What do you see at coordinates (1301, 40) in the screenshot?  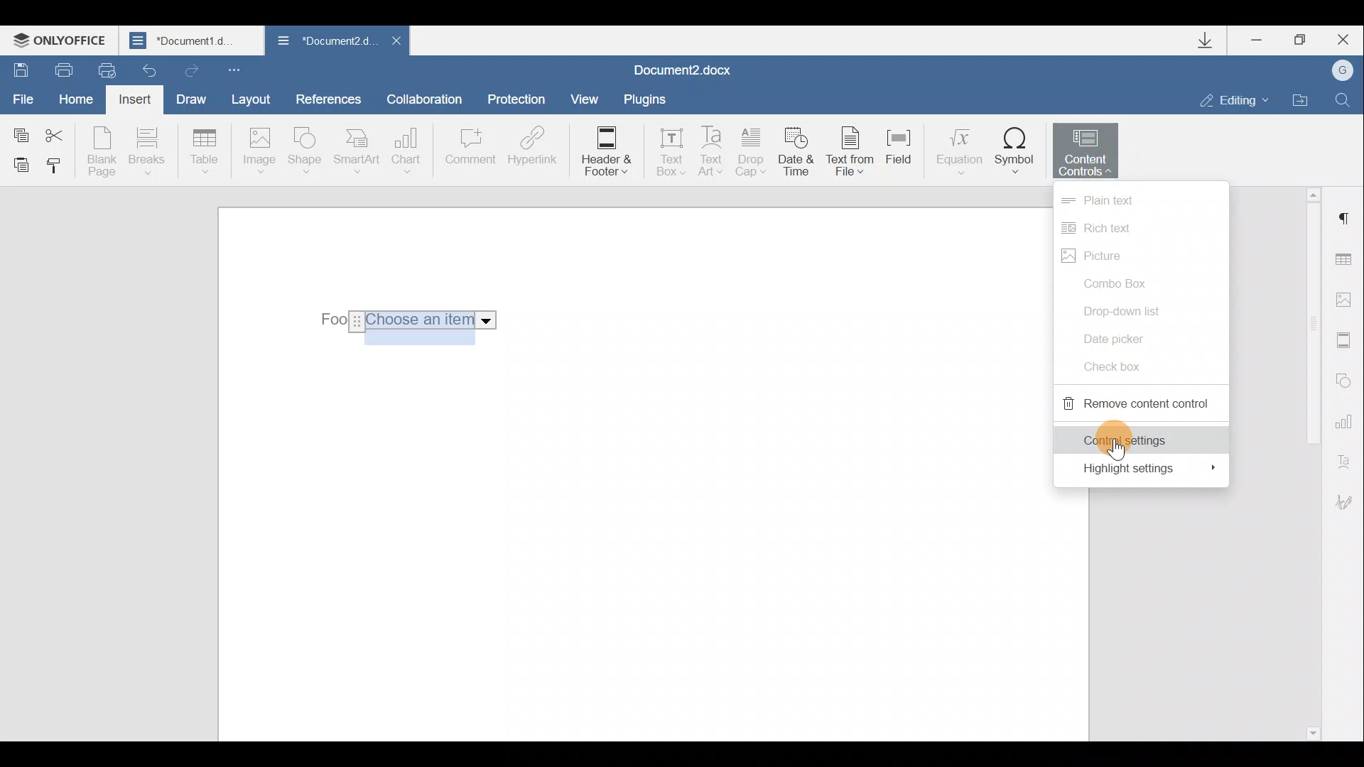 I see `Maximize` at bounding box center [1301, 40].